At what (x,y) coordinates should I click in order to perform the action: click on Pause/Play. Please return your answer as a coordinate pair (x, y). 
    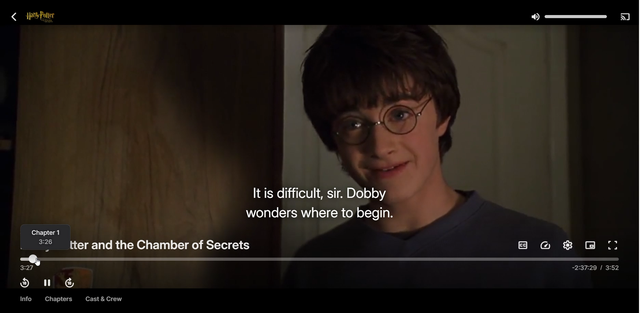
    Looking at the image, I should click on (48, 283).